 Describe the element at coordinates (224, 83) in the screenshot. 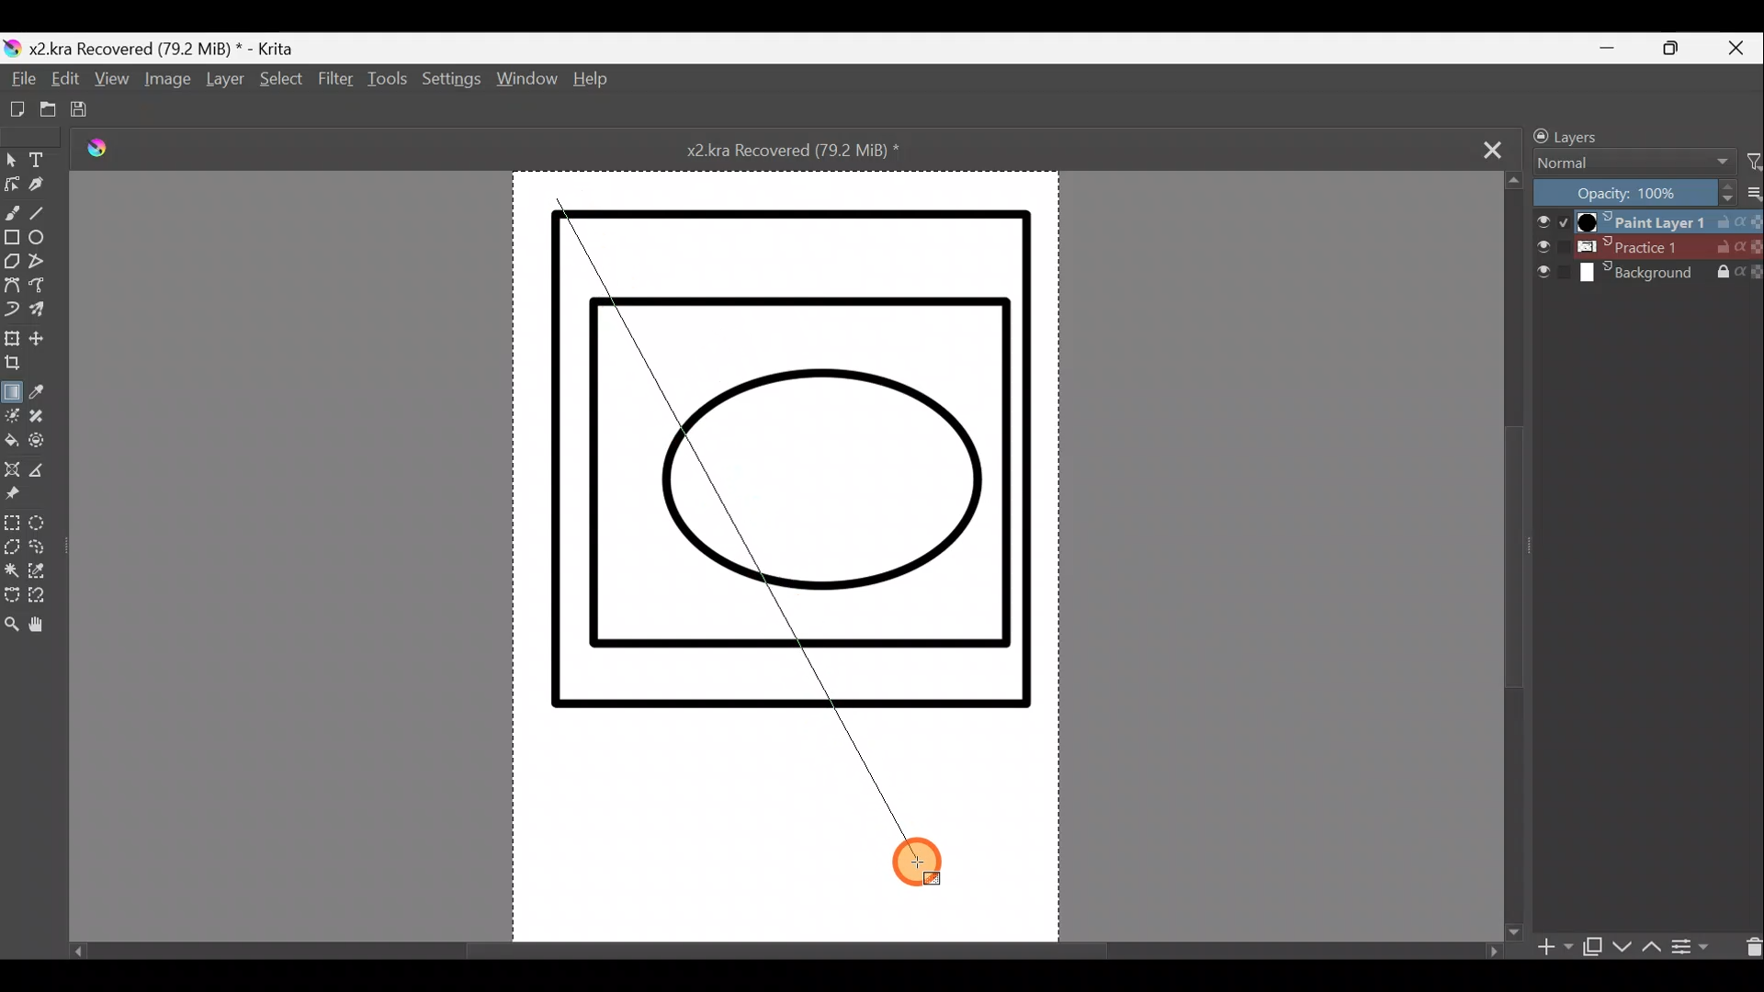

I see `Layer` at that location.